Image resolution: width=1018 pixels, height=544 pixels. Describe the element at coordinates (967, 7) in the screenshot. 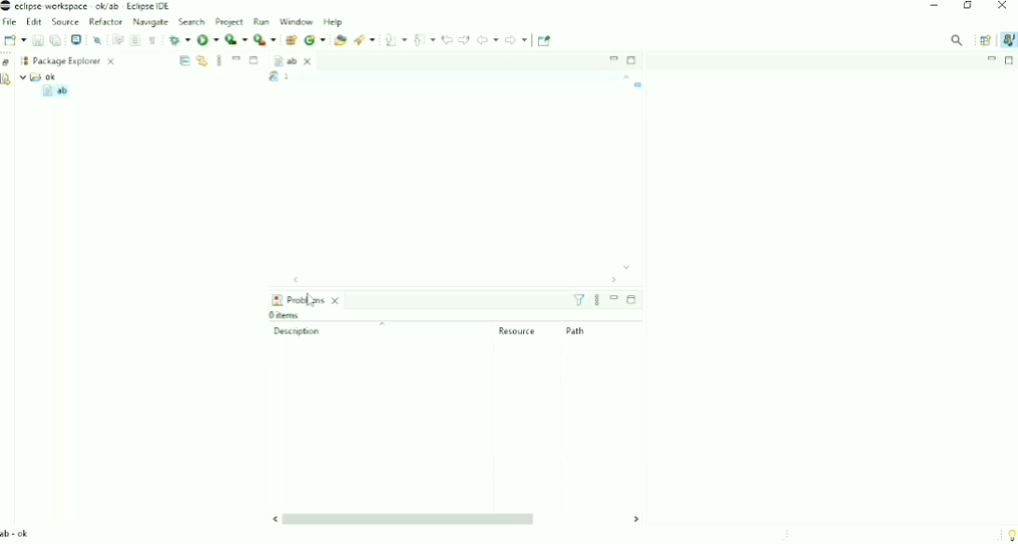

I see `Restore down` at that location.